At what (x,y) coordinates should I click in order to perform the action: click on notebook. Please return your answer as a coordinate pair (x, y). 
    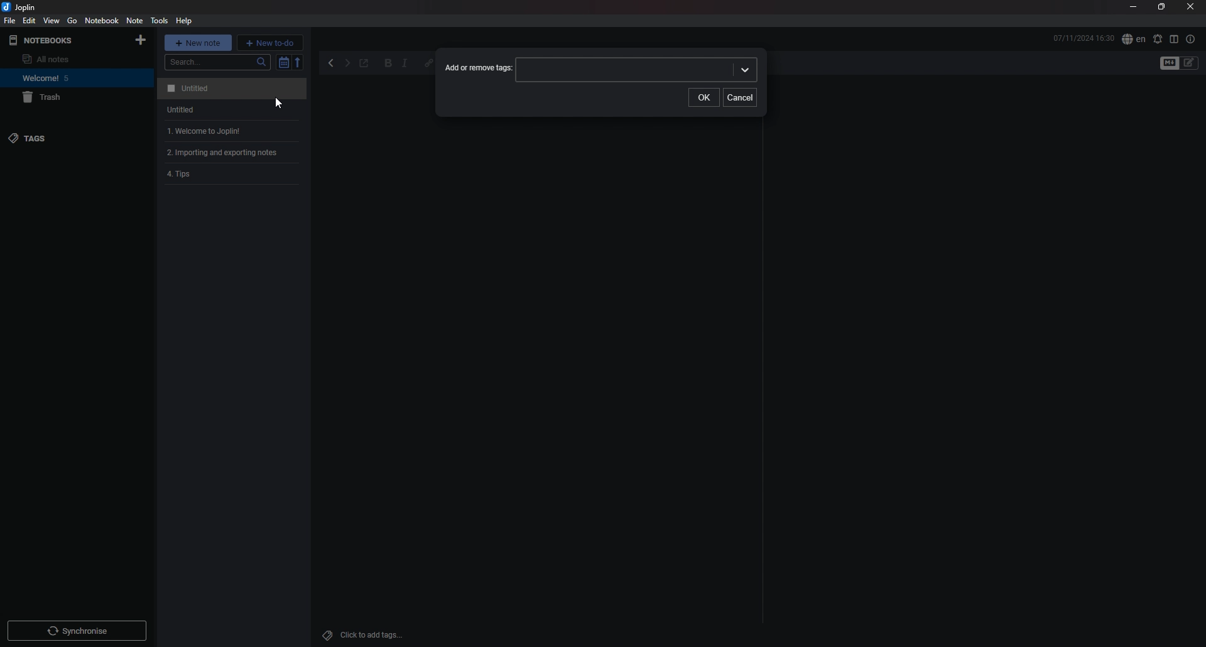
    Looking at the image, I should click on (102, 21).